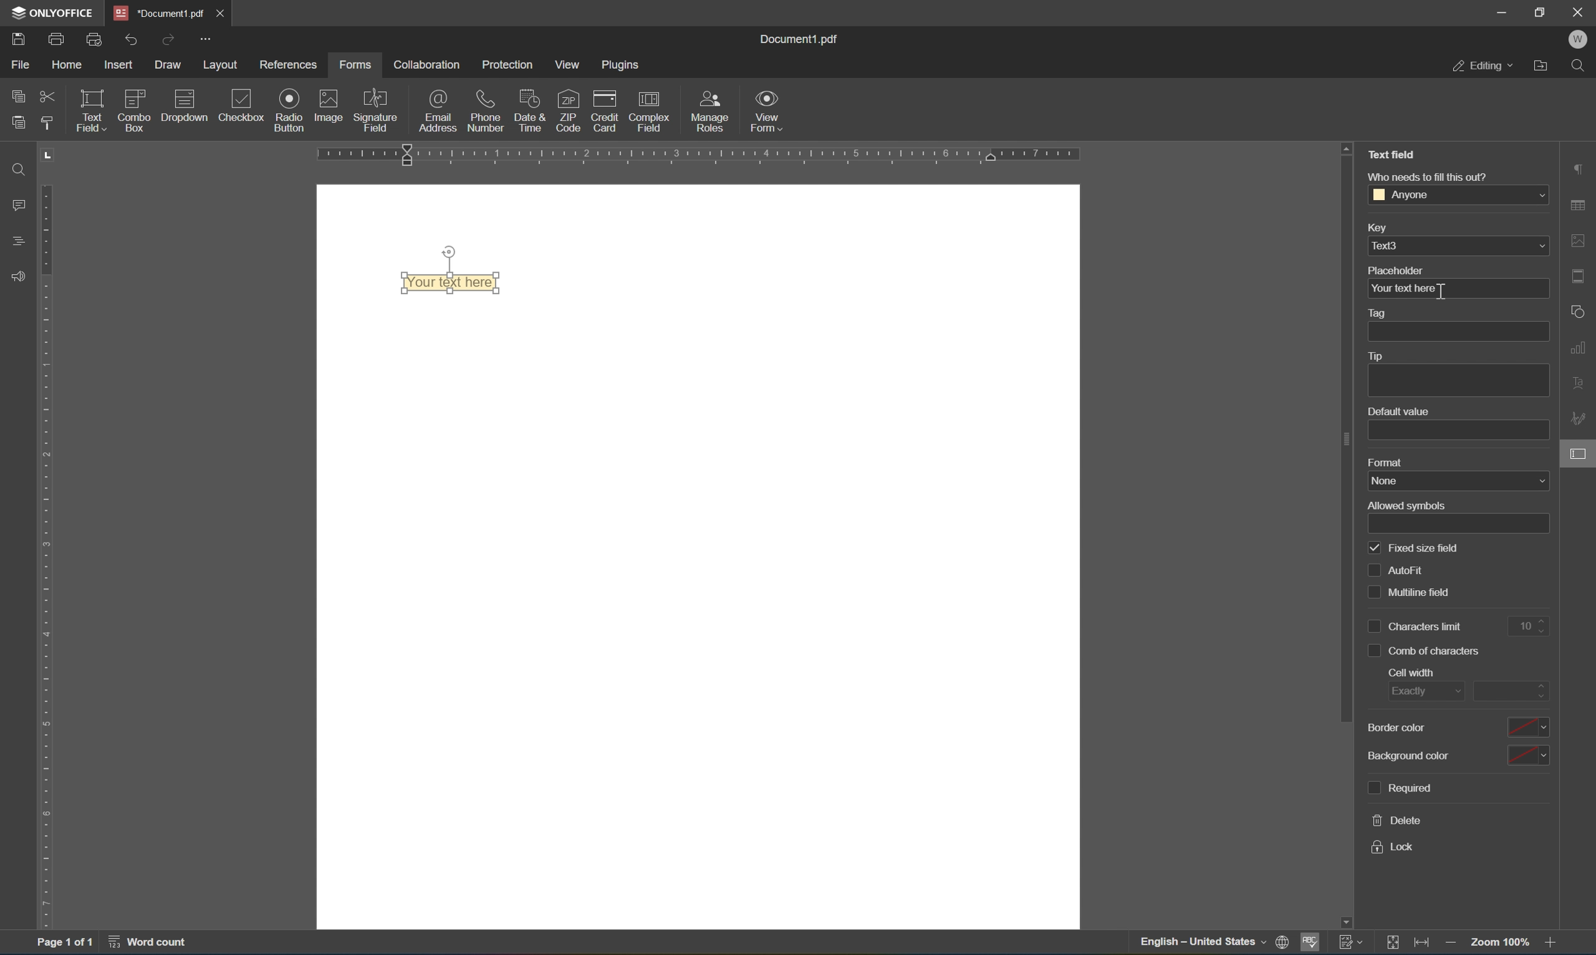  What do you see at coordinates (439, 110) in the screenshot?
I see `email address` at bounding box center [439, 110].